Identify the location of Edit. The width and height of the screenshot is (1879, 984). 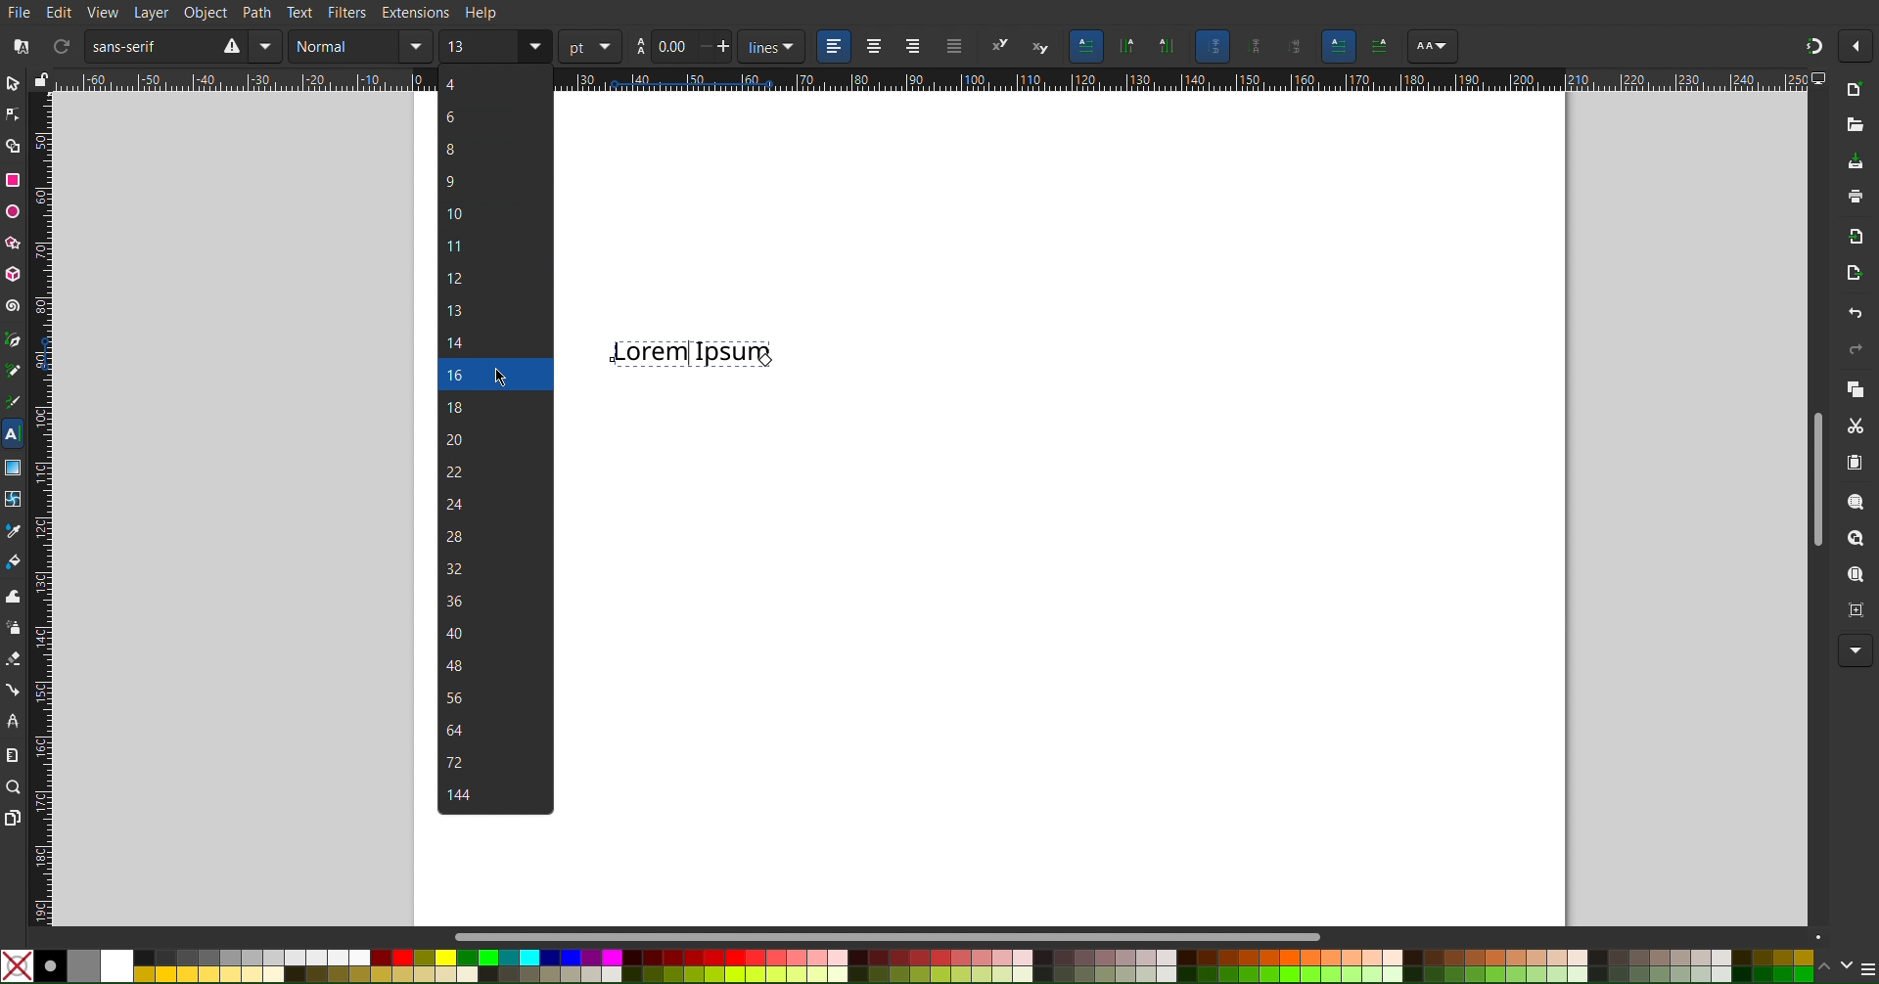
(61, 11).